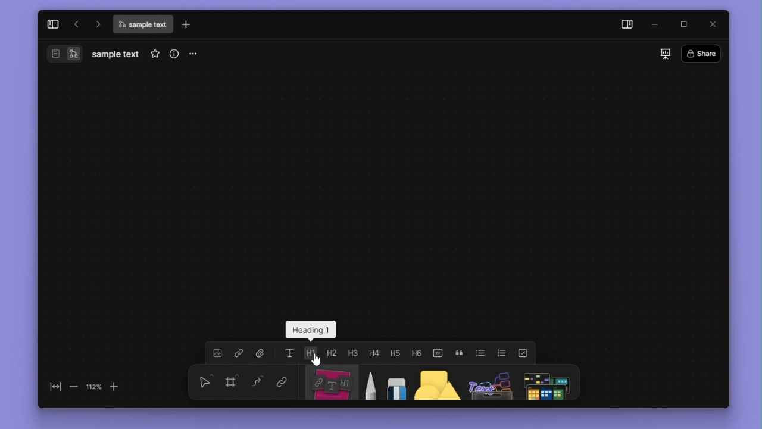 This screenshot has width=762, height=429. What do you see at coordinates (310, 353) in the screenshot?
I see `Heading 1` at bounding box center [310, 353].